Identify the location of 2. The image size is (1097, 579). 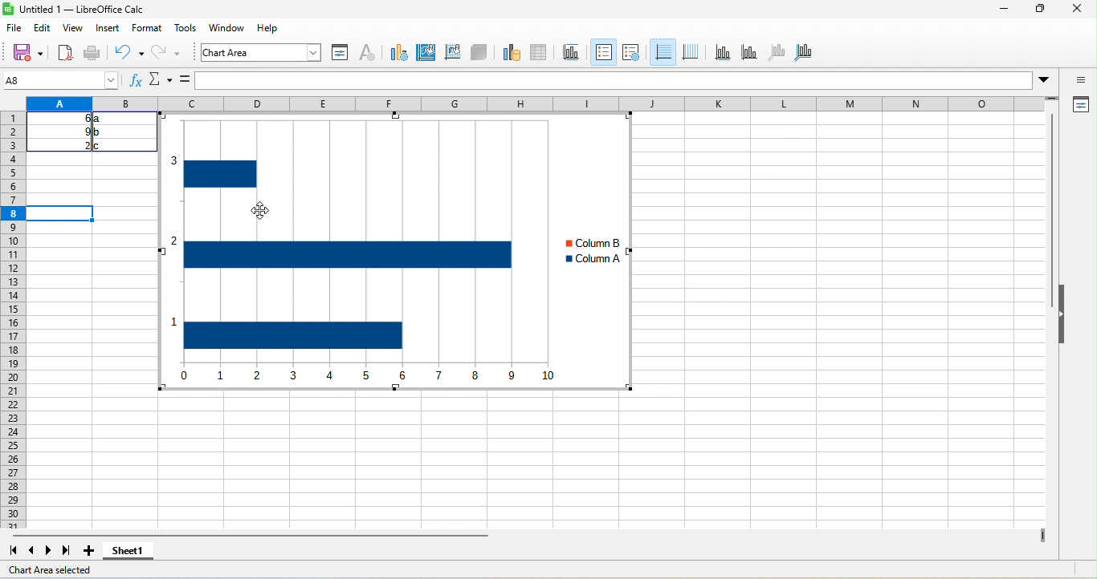
(79, 145).